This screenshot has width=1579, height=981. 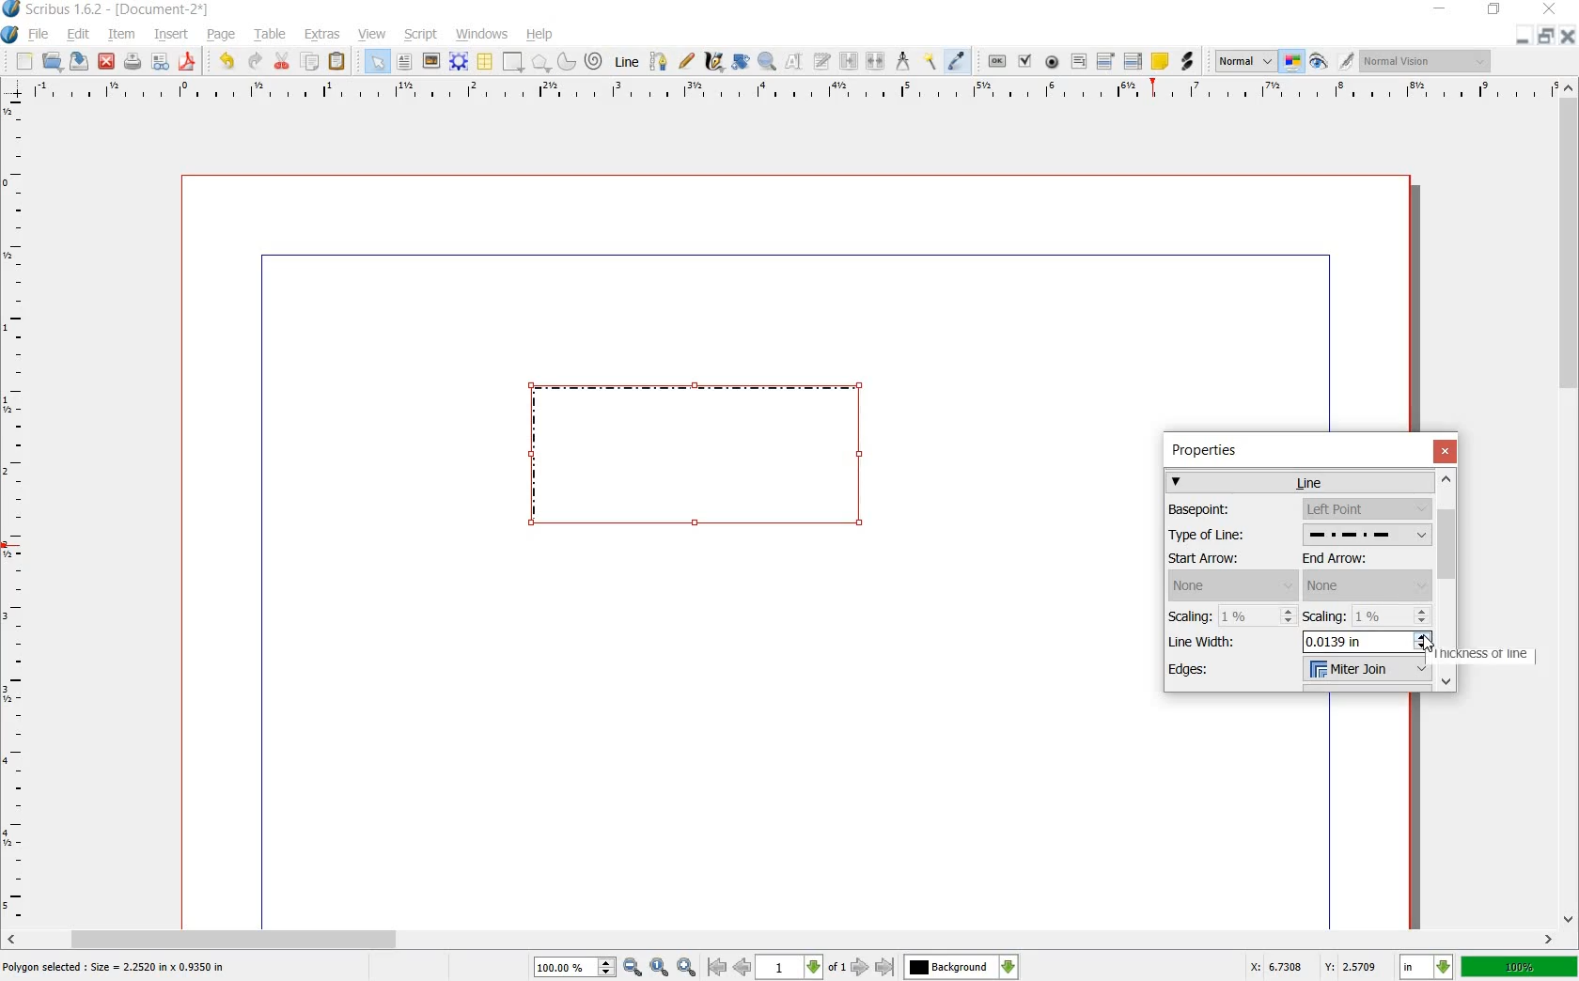 What do you see at coordinates (418, 35) in the screenshot?
I see `SCRIPT` at bounding box center [418, 35].